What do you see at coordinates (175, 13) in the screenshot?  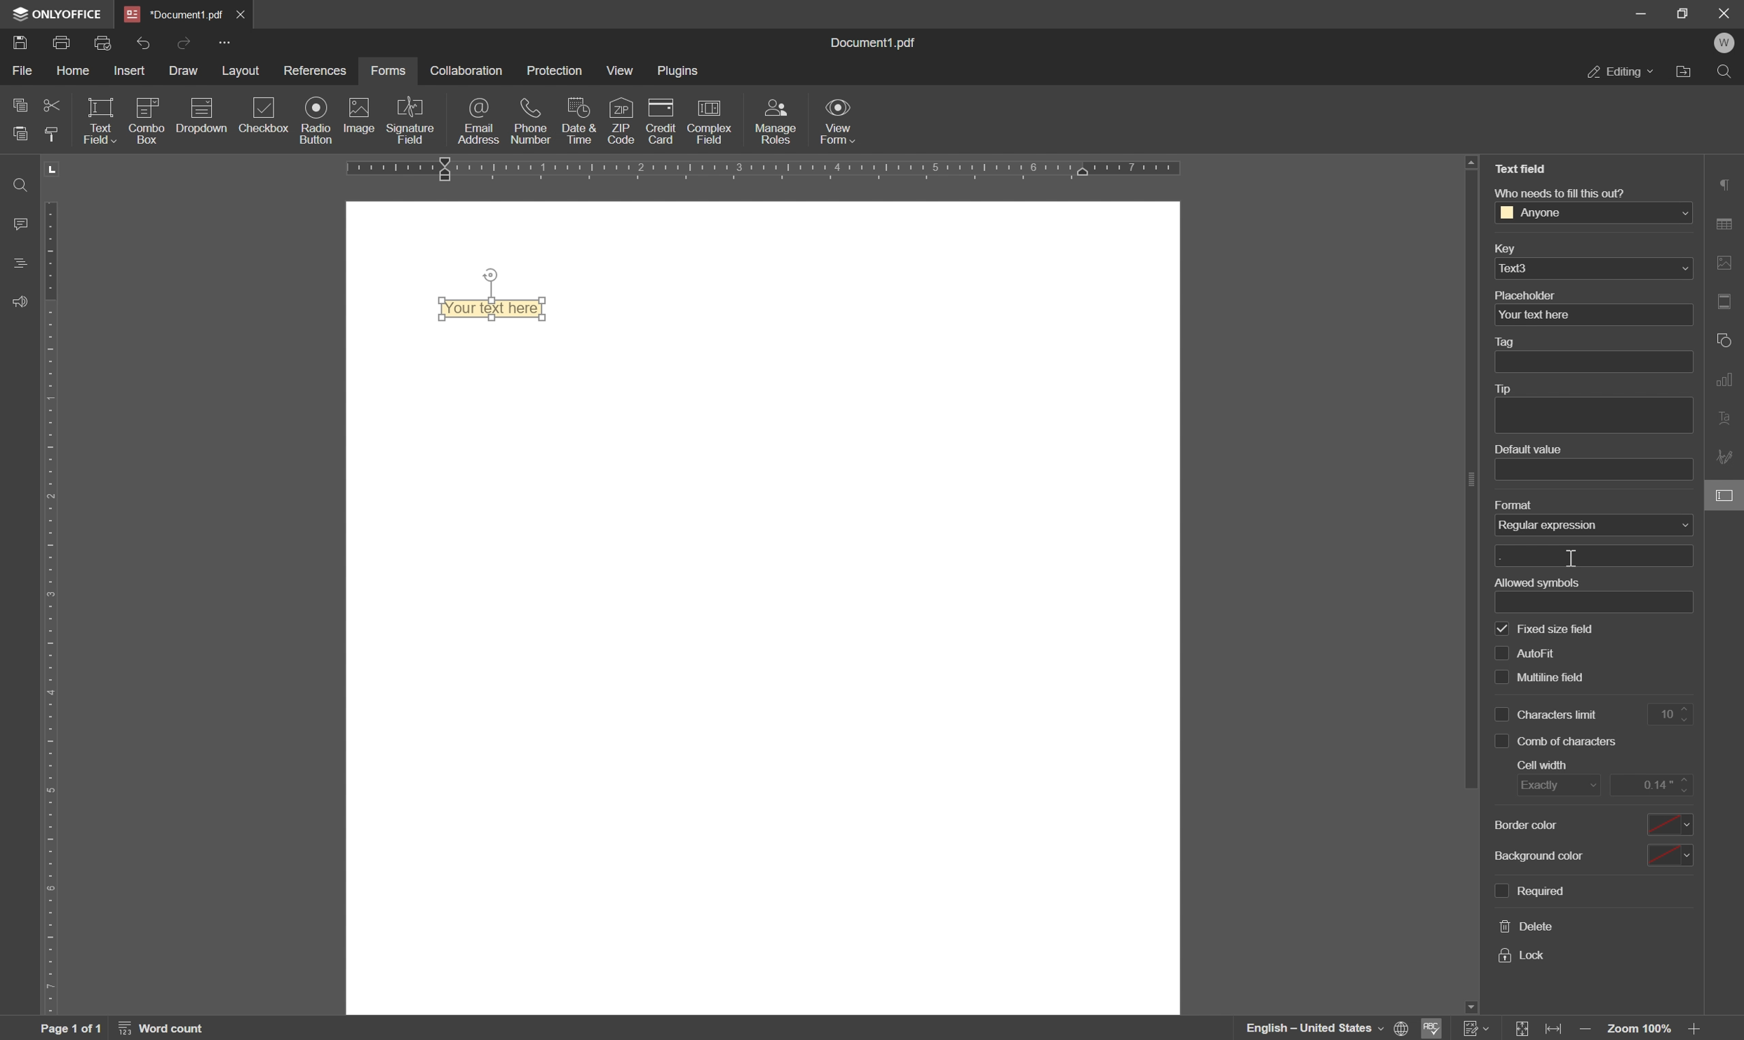 I see `*Document1.pdf` at bounding box center [175, 13].